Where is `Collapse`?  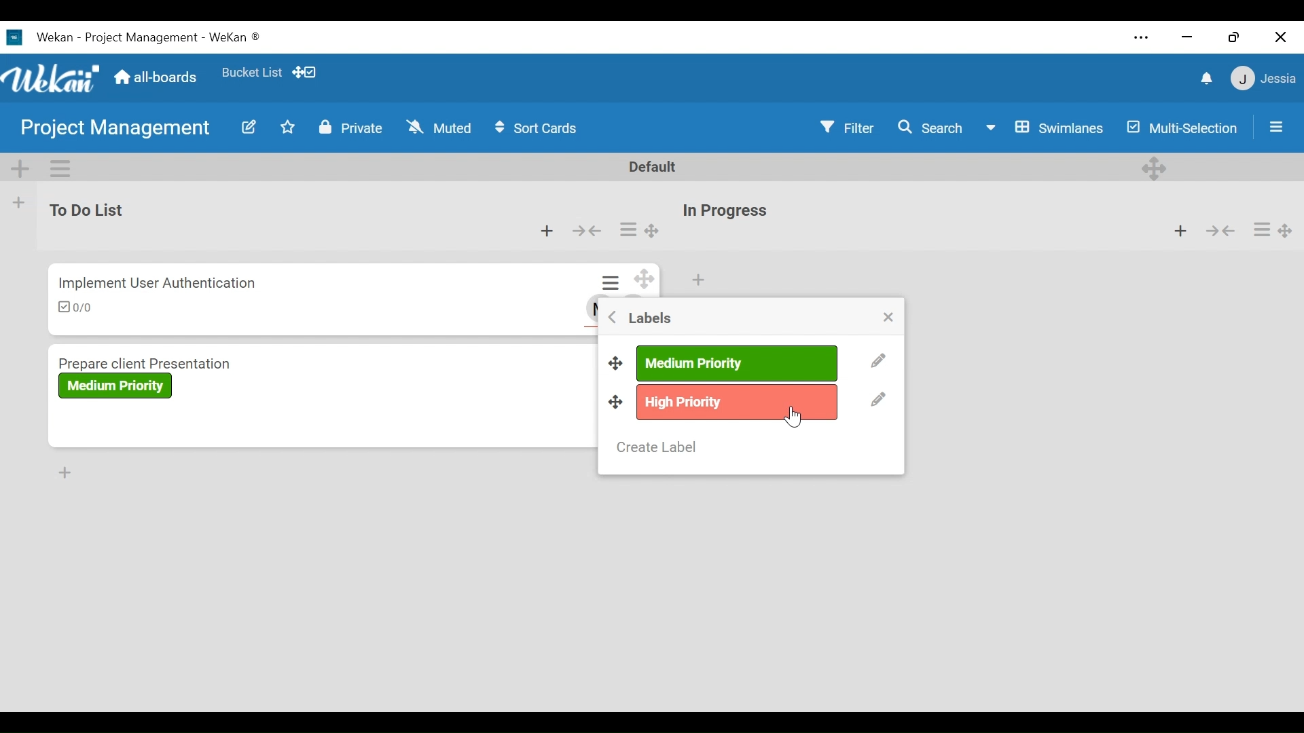
Collapse is located at coordinates (1219, 229).